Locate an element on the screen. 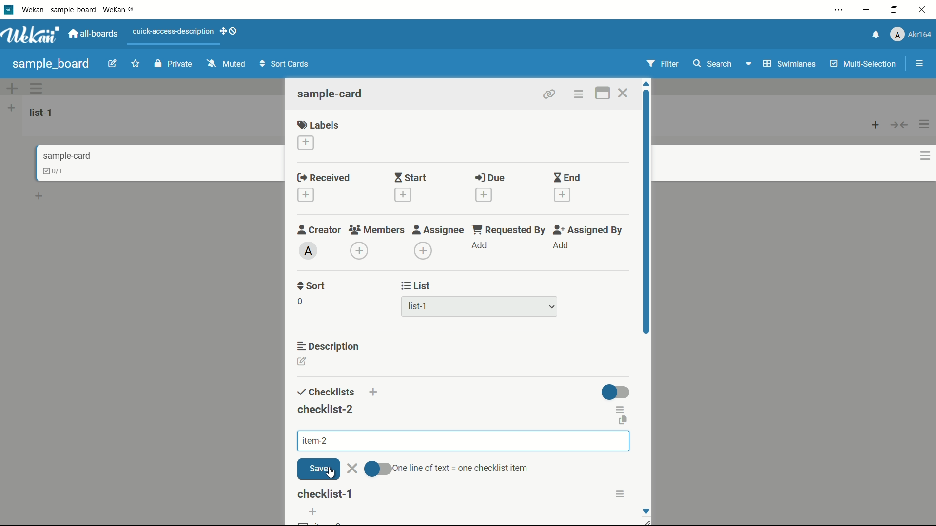 The image size is (936, 526). cklist is located at coordinates (54, 171).